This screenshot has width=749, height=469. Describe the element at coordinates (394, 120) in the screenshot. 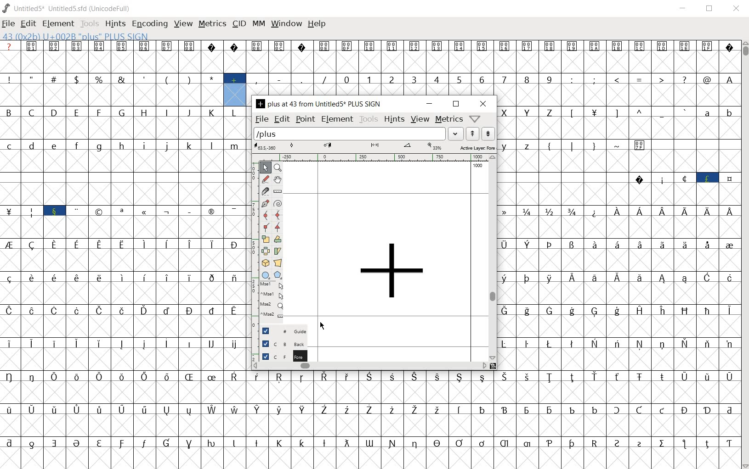

I see `hints` at that location.